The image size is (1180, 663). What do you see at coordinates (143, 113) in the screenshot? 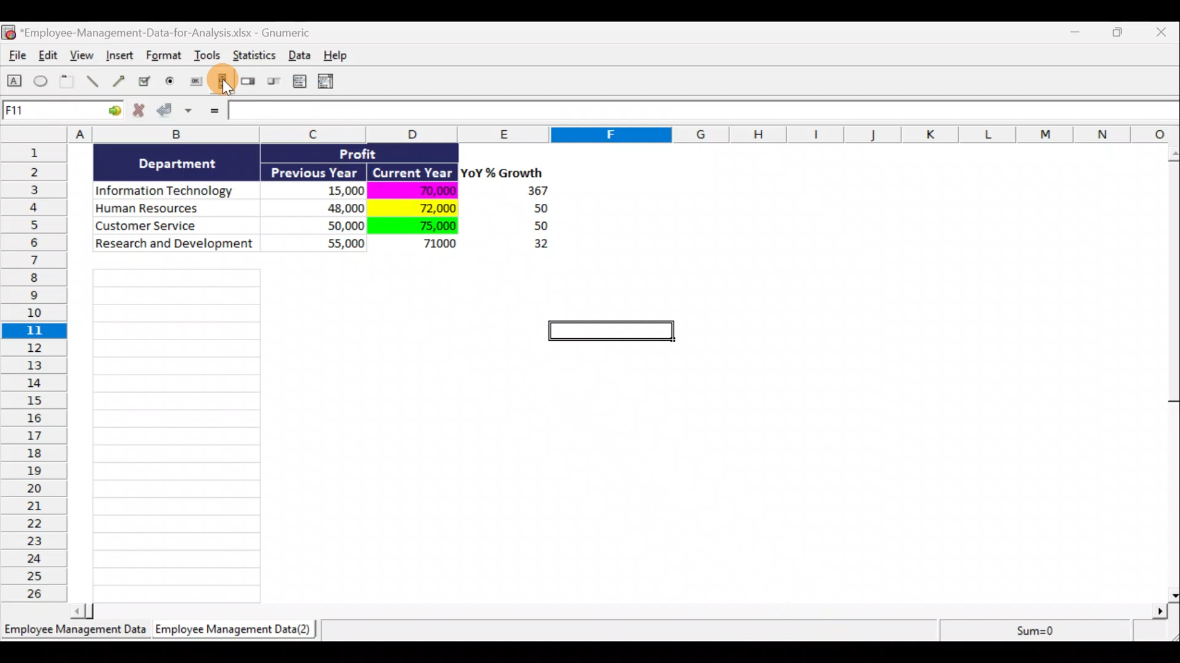
I see `Cancel change` at bounding box center [143, 113].